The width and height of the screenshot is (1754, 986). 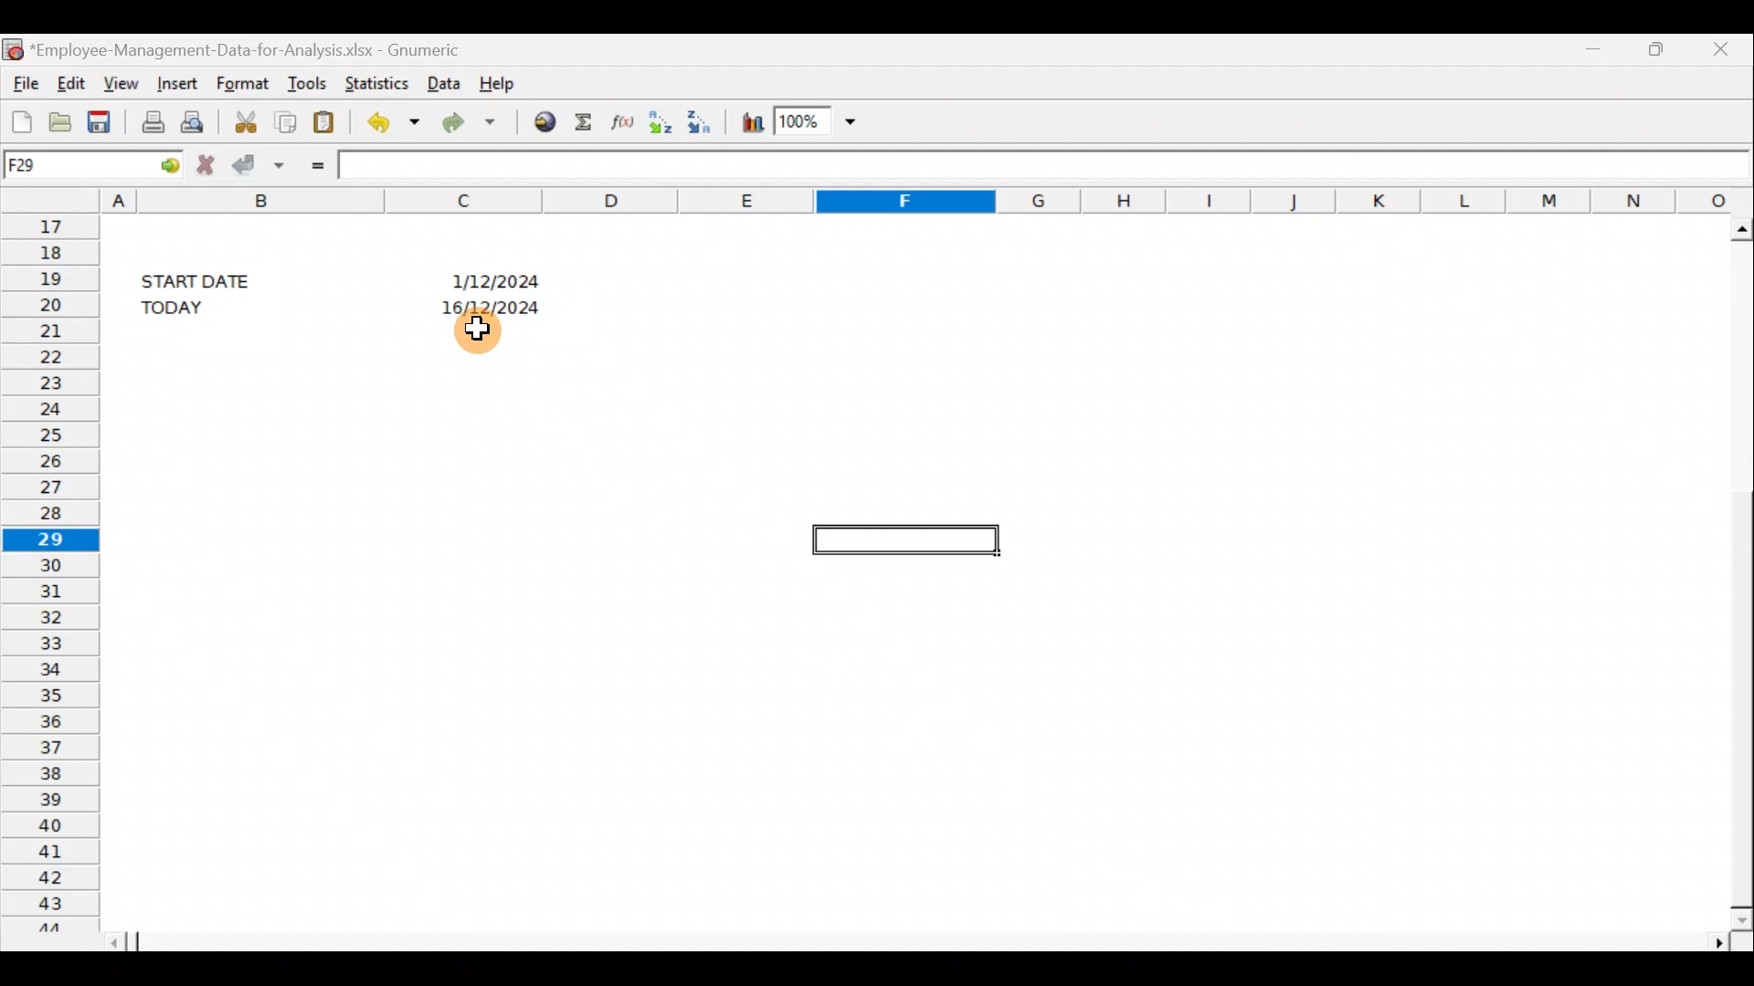 What do you see at coordinates (58, 163) in the screenshot?
I see `Cell name F29` at bounding box center [58, 163].